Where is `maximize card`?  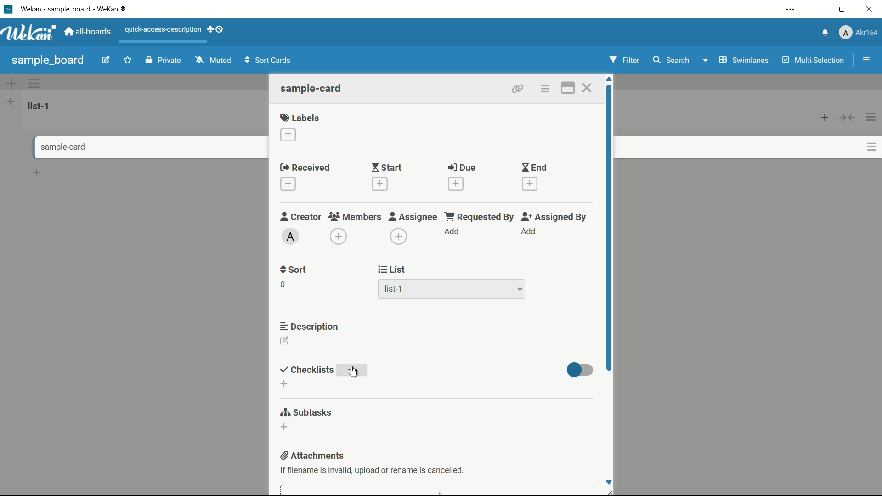 maximize card is located at coordinates (567, 89).